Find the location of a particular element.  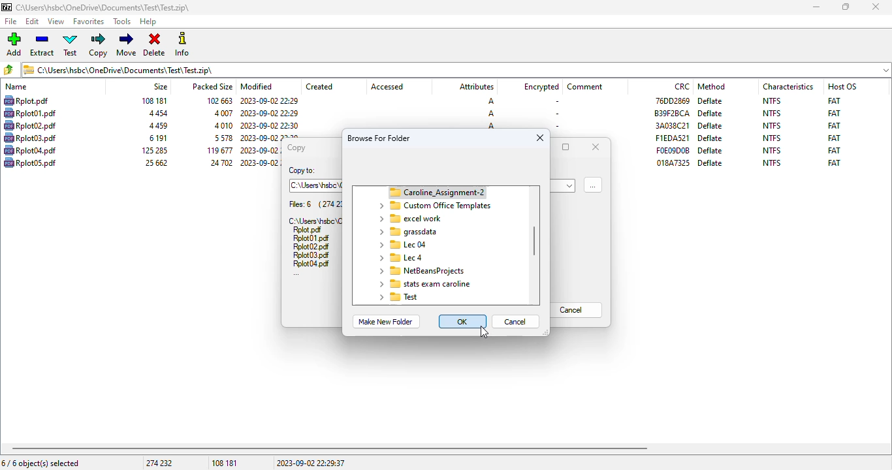

NTFS is located at coordinates (772, 114).